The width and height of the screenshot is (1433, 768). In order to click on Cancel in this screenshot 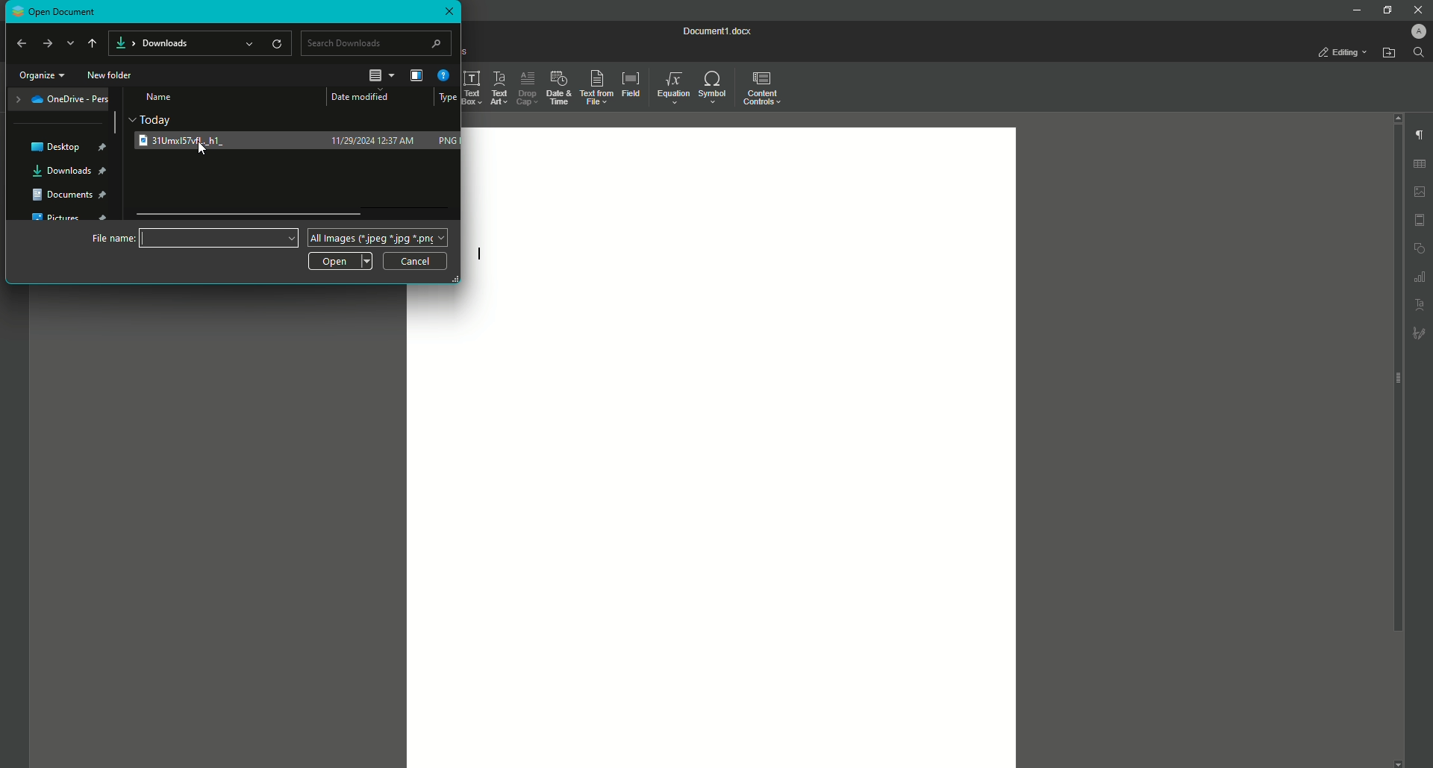, I will do `click(416, 261)`.